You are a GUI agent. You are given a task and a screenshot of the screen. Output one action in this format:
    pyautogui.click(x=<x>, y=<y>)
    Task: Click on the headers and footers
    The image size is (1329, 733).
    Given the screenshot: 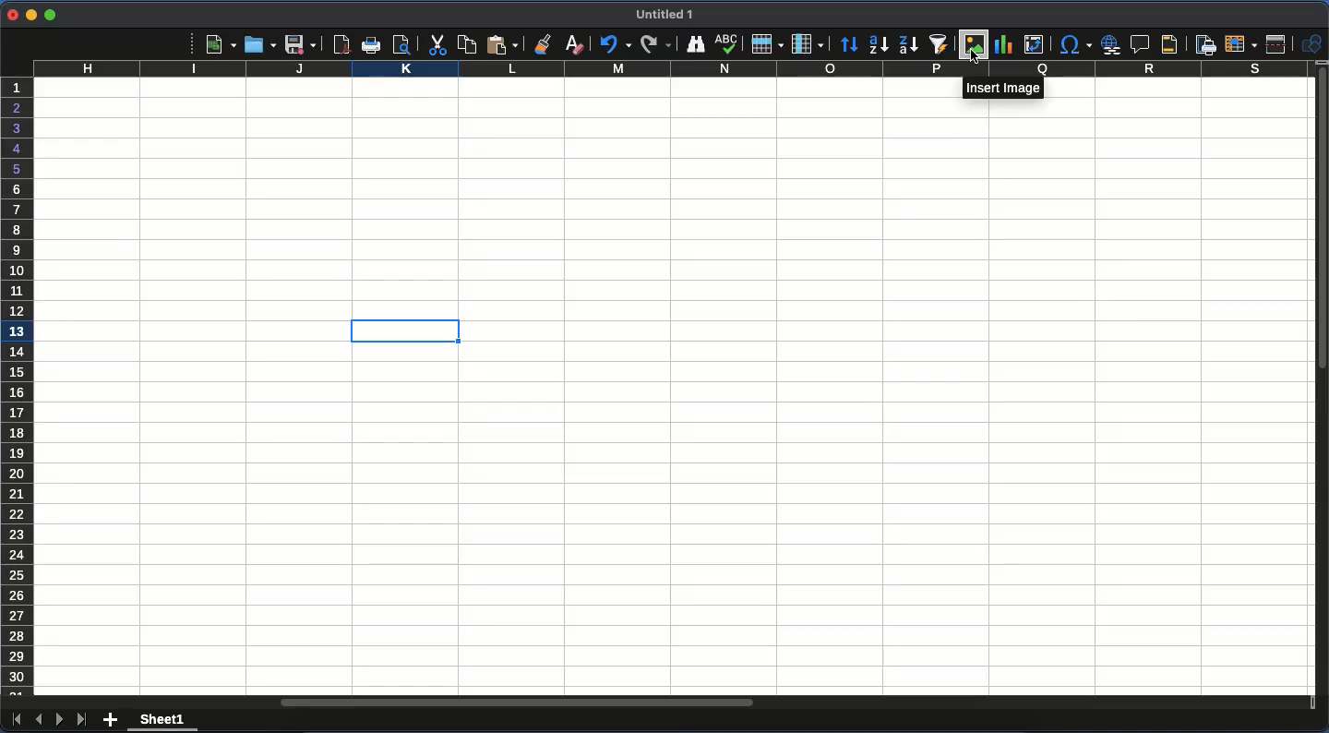 What is the action you would take?
    pyautogui.click(x=1166, y=43)
    